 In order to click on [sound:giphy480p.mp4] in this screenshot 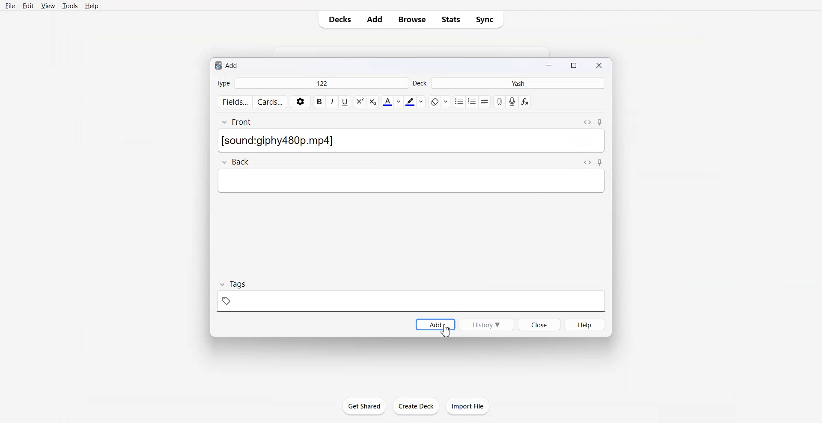, I will do `click(411, 141)`.